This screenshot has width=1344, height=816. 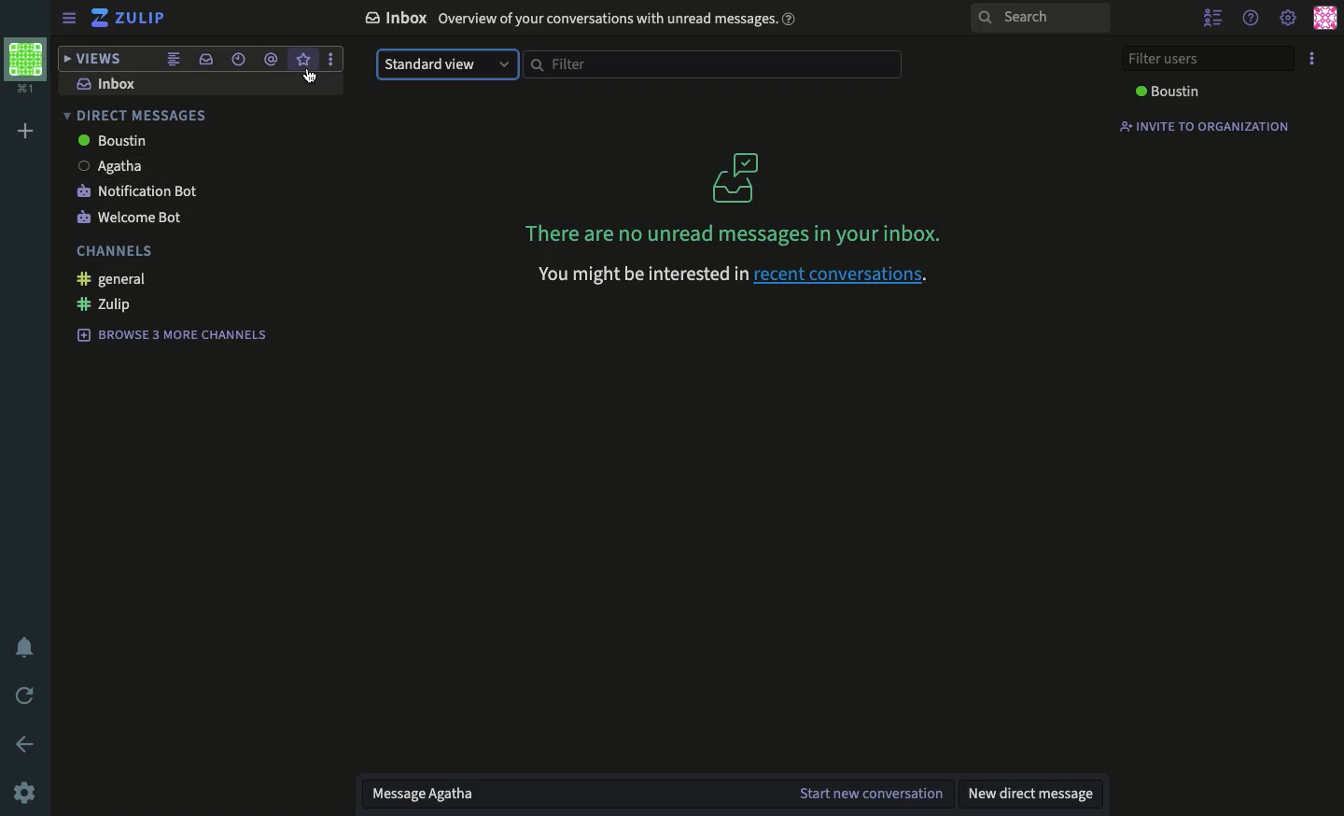 What do you see at coordinates (303, 59) in the screenshot?
I see `star` at bounding box center [303, 59].